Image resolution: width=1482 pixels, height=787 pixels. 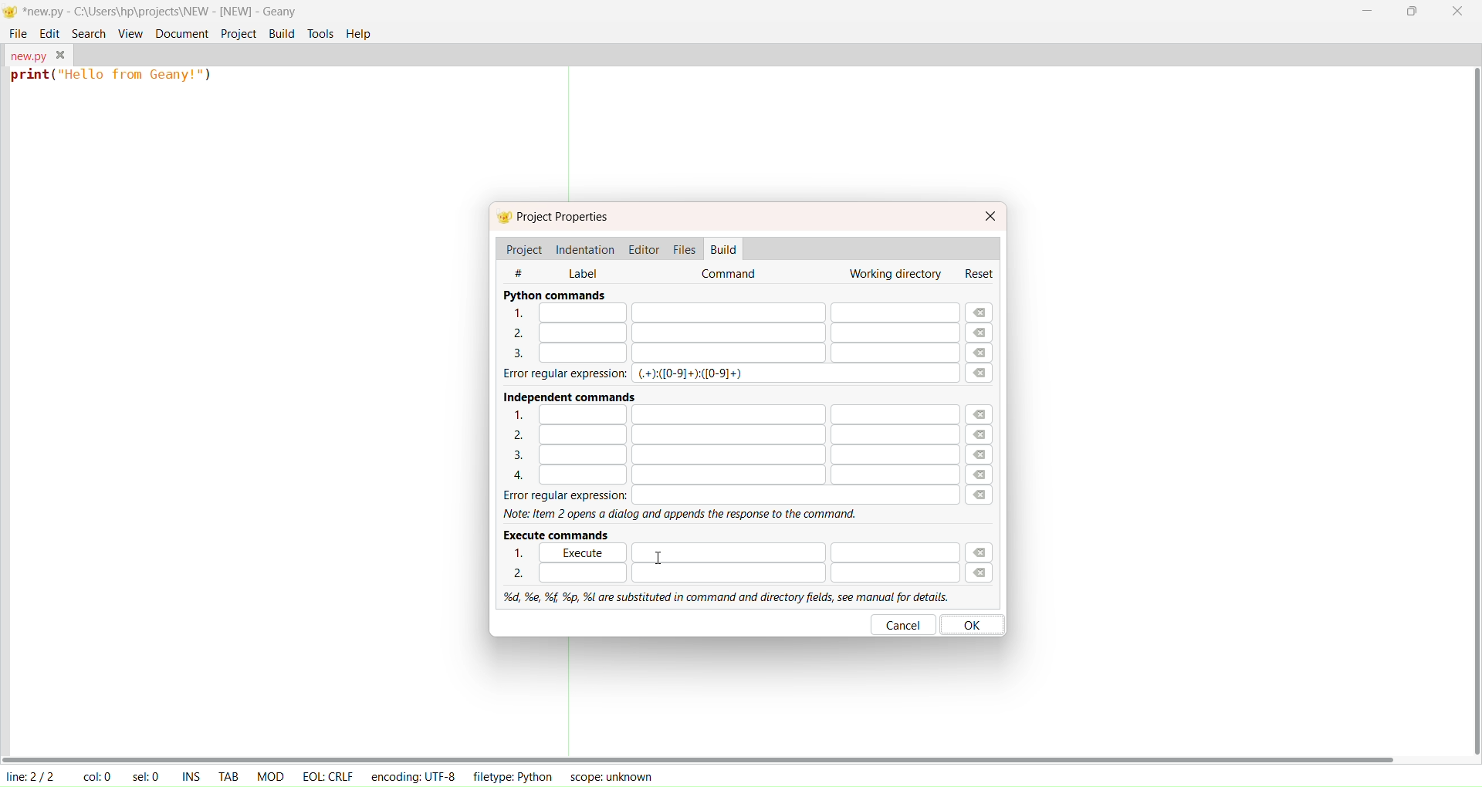 What do you see at coordinates (528, 272) in the screenshot?
I see `#` at bounding box center [528, 272].